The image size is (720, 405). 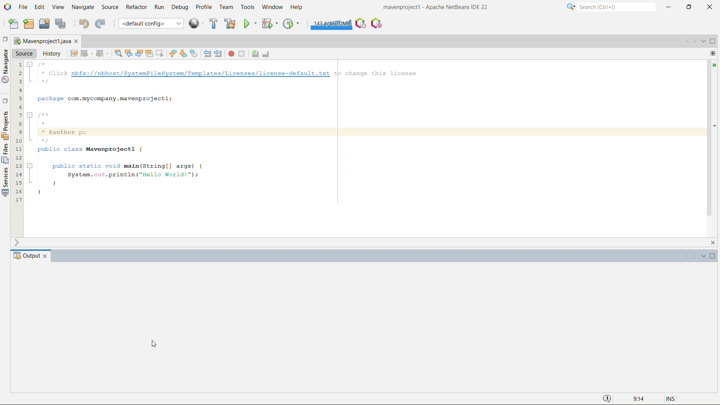 What do you see at coordinates (712, 388) in the screenshot?
I see `close` at bounding box center [712, 388].